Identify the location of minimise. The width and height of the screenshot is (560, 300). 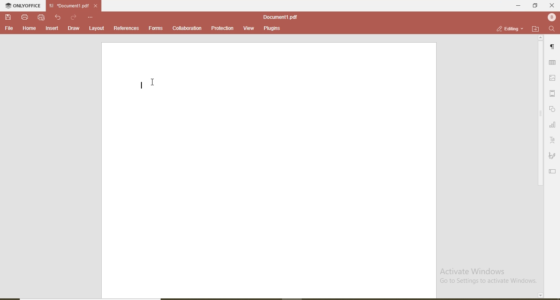
(516, 5).